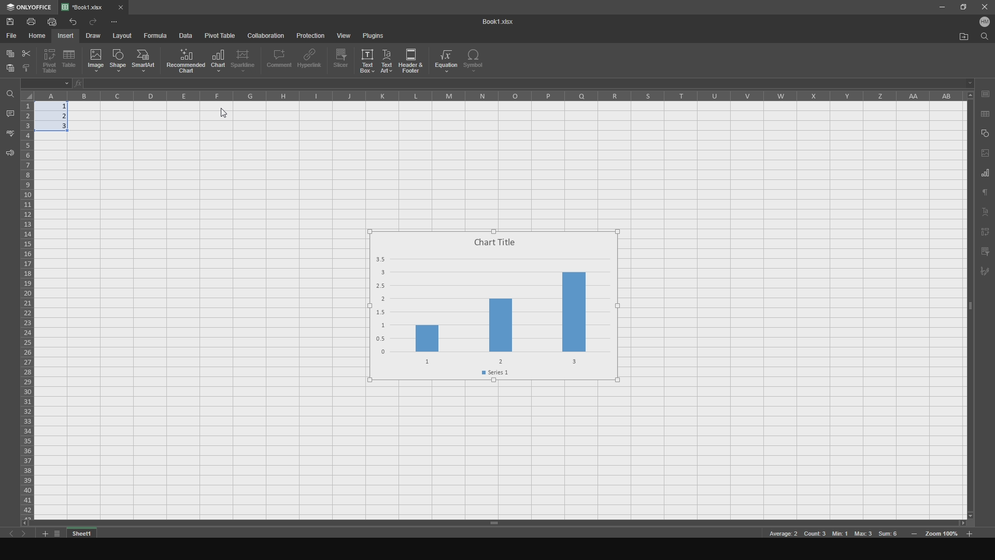 This screenshot has height=560, width=995. Describe the element at coordinates (985, 93) in the screenshot. I see `save` at that location.